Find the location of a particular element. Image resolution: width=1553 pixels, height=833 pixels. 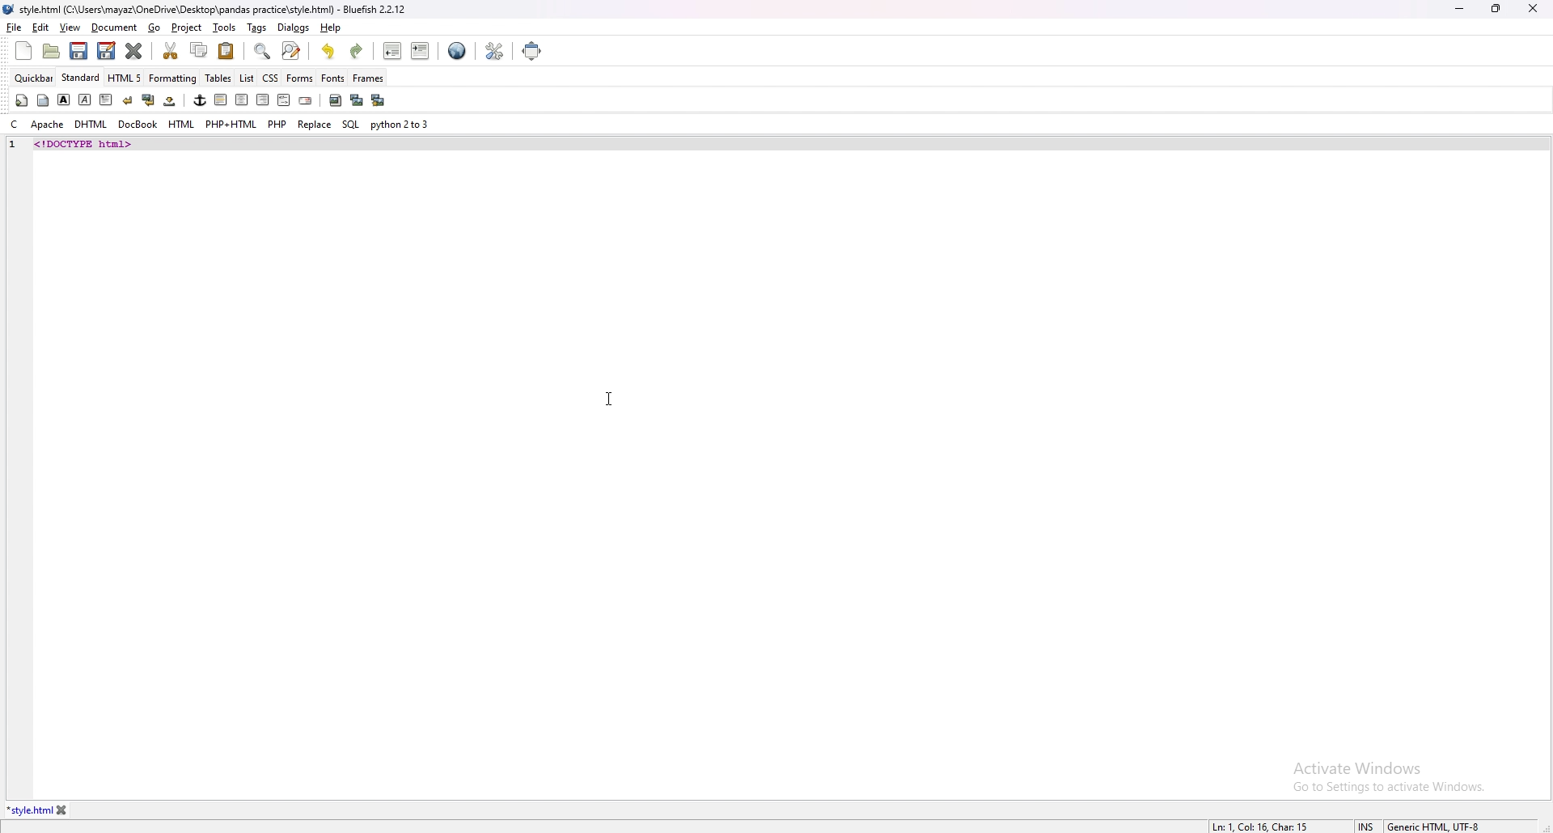

fonts is located at coordinates (333, 78).